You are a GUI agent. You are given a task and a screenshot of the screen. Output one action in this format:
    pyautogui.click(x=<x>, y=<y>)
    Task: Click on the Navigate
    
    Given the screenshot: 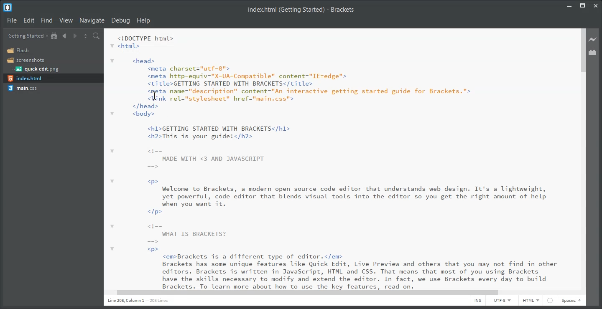 What is the action you would take?
    pyautogui.click(x=92, y=20)
    